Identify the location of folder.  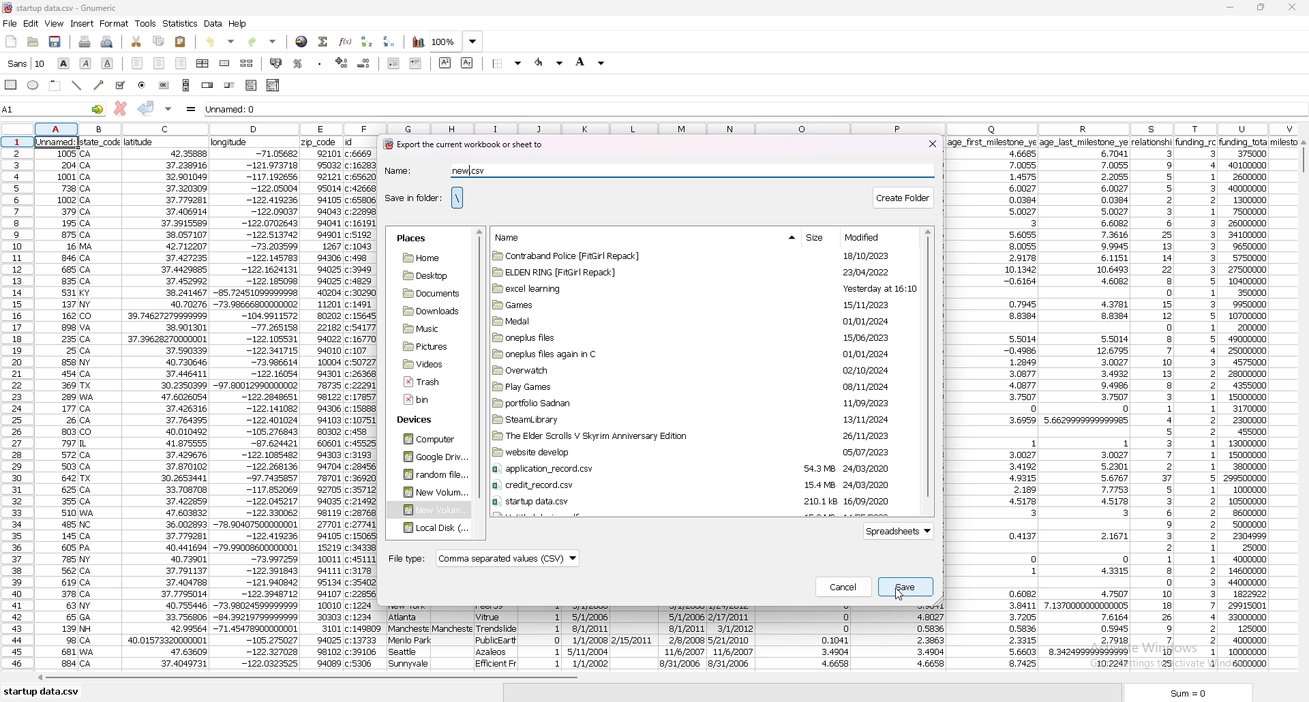
(695, 469).